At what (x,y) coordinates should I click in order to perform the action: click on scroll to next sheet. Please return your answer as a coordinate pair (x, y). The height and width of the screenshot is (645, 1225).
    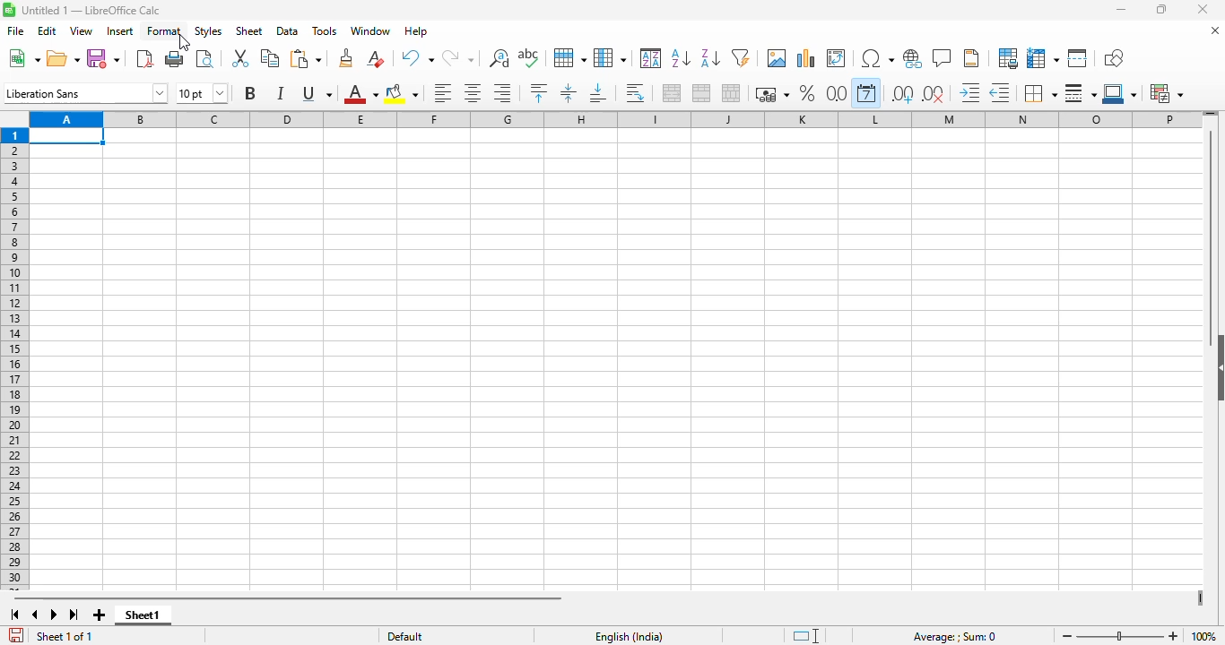
    Looking at the image, I should click on (54, 615).